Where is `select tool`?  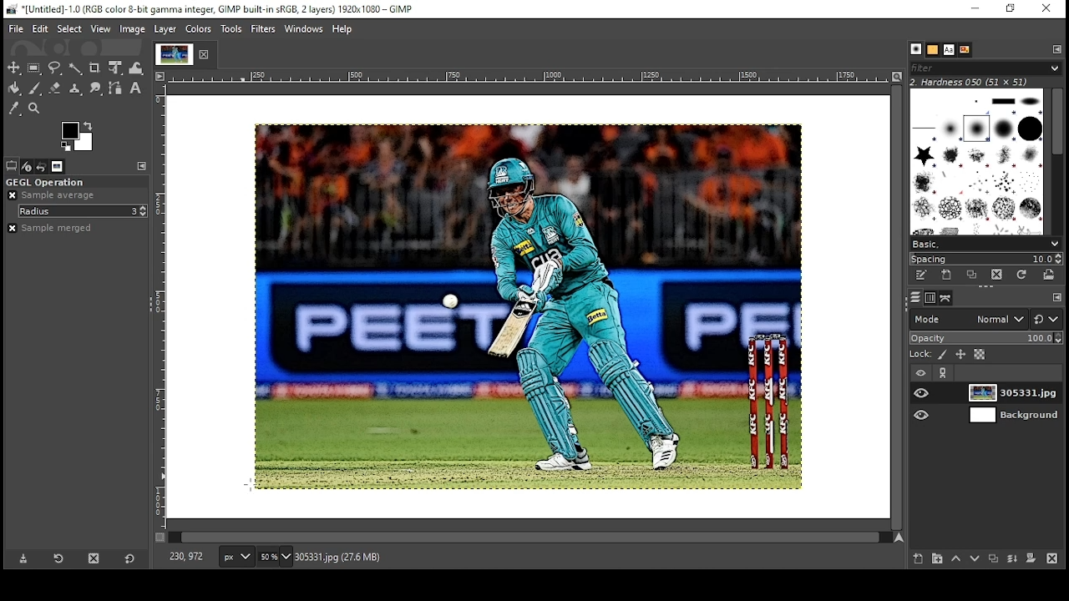
select tool is located at coordinates (14, 68).